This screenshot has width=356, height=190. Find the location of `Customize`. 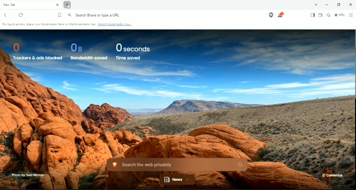

Customize is located at coordinates (333, 175).